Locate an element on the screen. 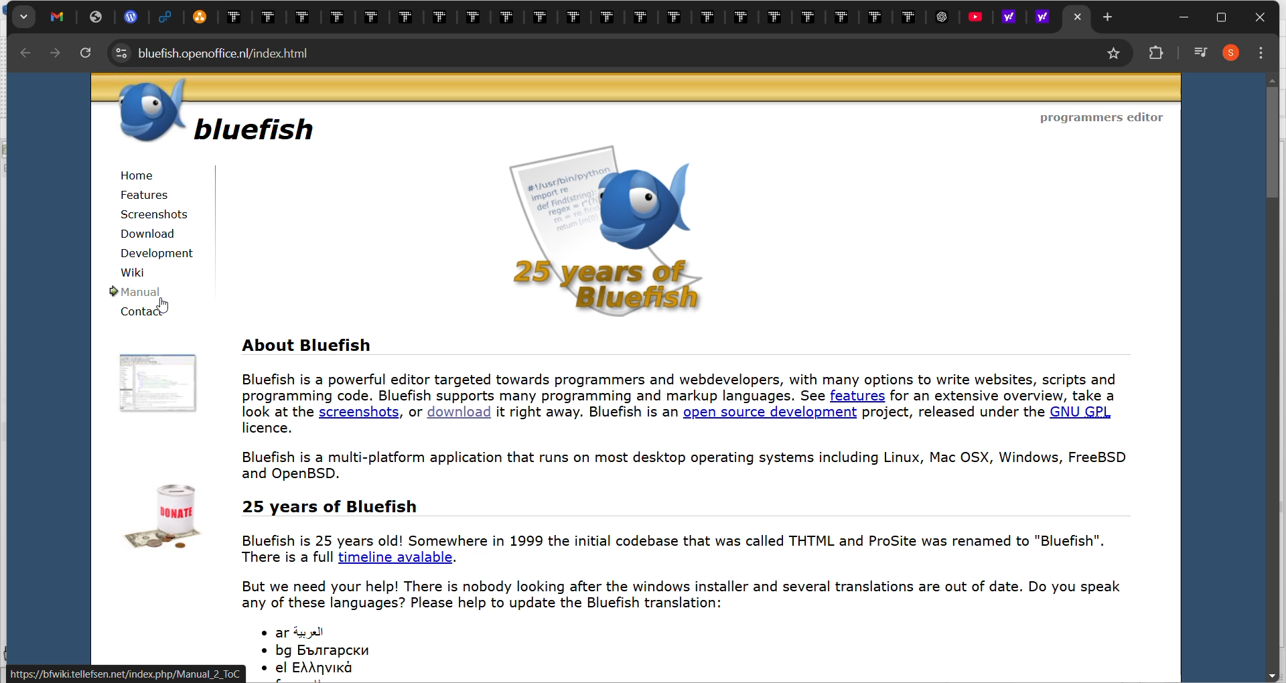  About Bluefish
Bluefish is a powerful editor targeted towards programmers and webdevelopers, with many options to write websites, scripts and
programming code. Bluefish supports many programming and markup languages. See features for an extensive overview, take a
look at the screenshots, or download it right away. Bluefish is an open source development project, released under the GNU GPL
licence.
Bluefish is a multi-platform application that runs on most desktop operating systems including Linux, Mac OSX, Windows, FreeBSD
and OpenBSD.
25 years of Bluefish
Bluefish is 25 years old! Somewhere in 1999 the initial codebase that was called THTML and ProSite was renamed to "Bluefish".
There is a full timeline avalable.
But we need your help! There is nobody looking after the windows installer and several translations are out of date. Do you speak
any of these languages? Please help to update the Bluefish translation:

* ards

* bg Bvarapcku

mm + el EAAAVIKA is located at coordinates (706, 505).